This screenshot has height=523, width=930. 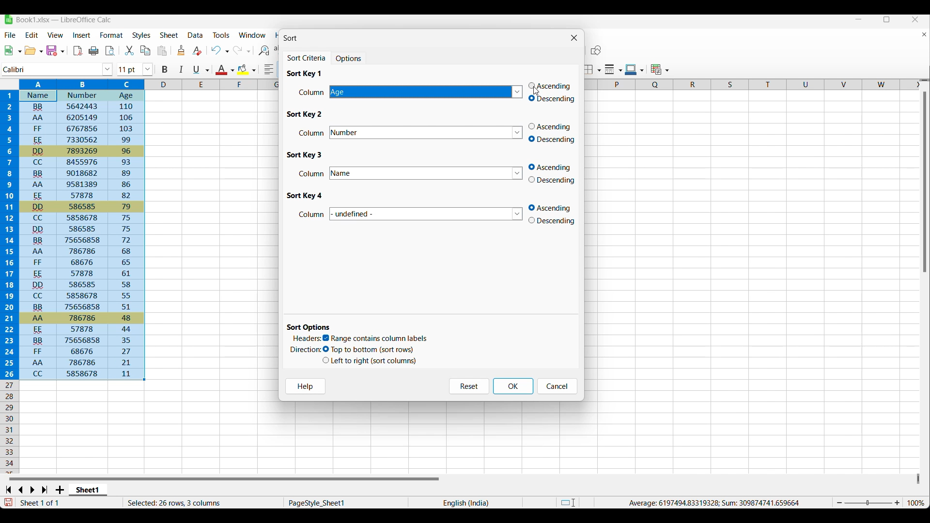 I want to click on Tools menu, so click(x=222, y=35).